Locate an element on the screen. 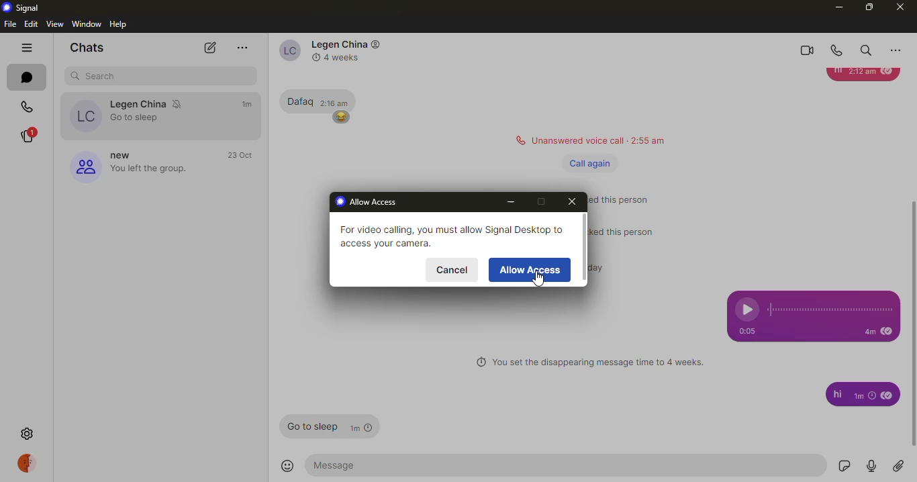  search is located at coordinates (866, 50).